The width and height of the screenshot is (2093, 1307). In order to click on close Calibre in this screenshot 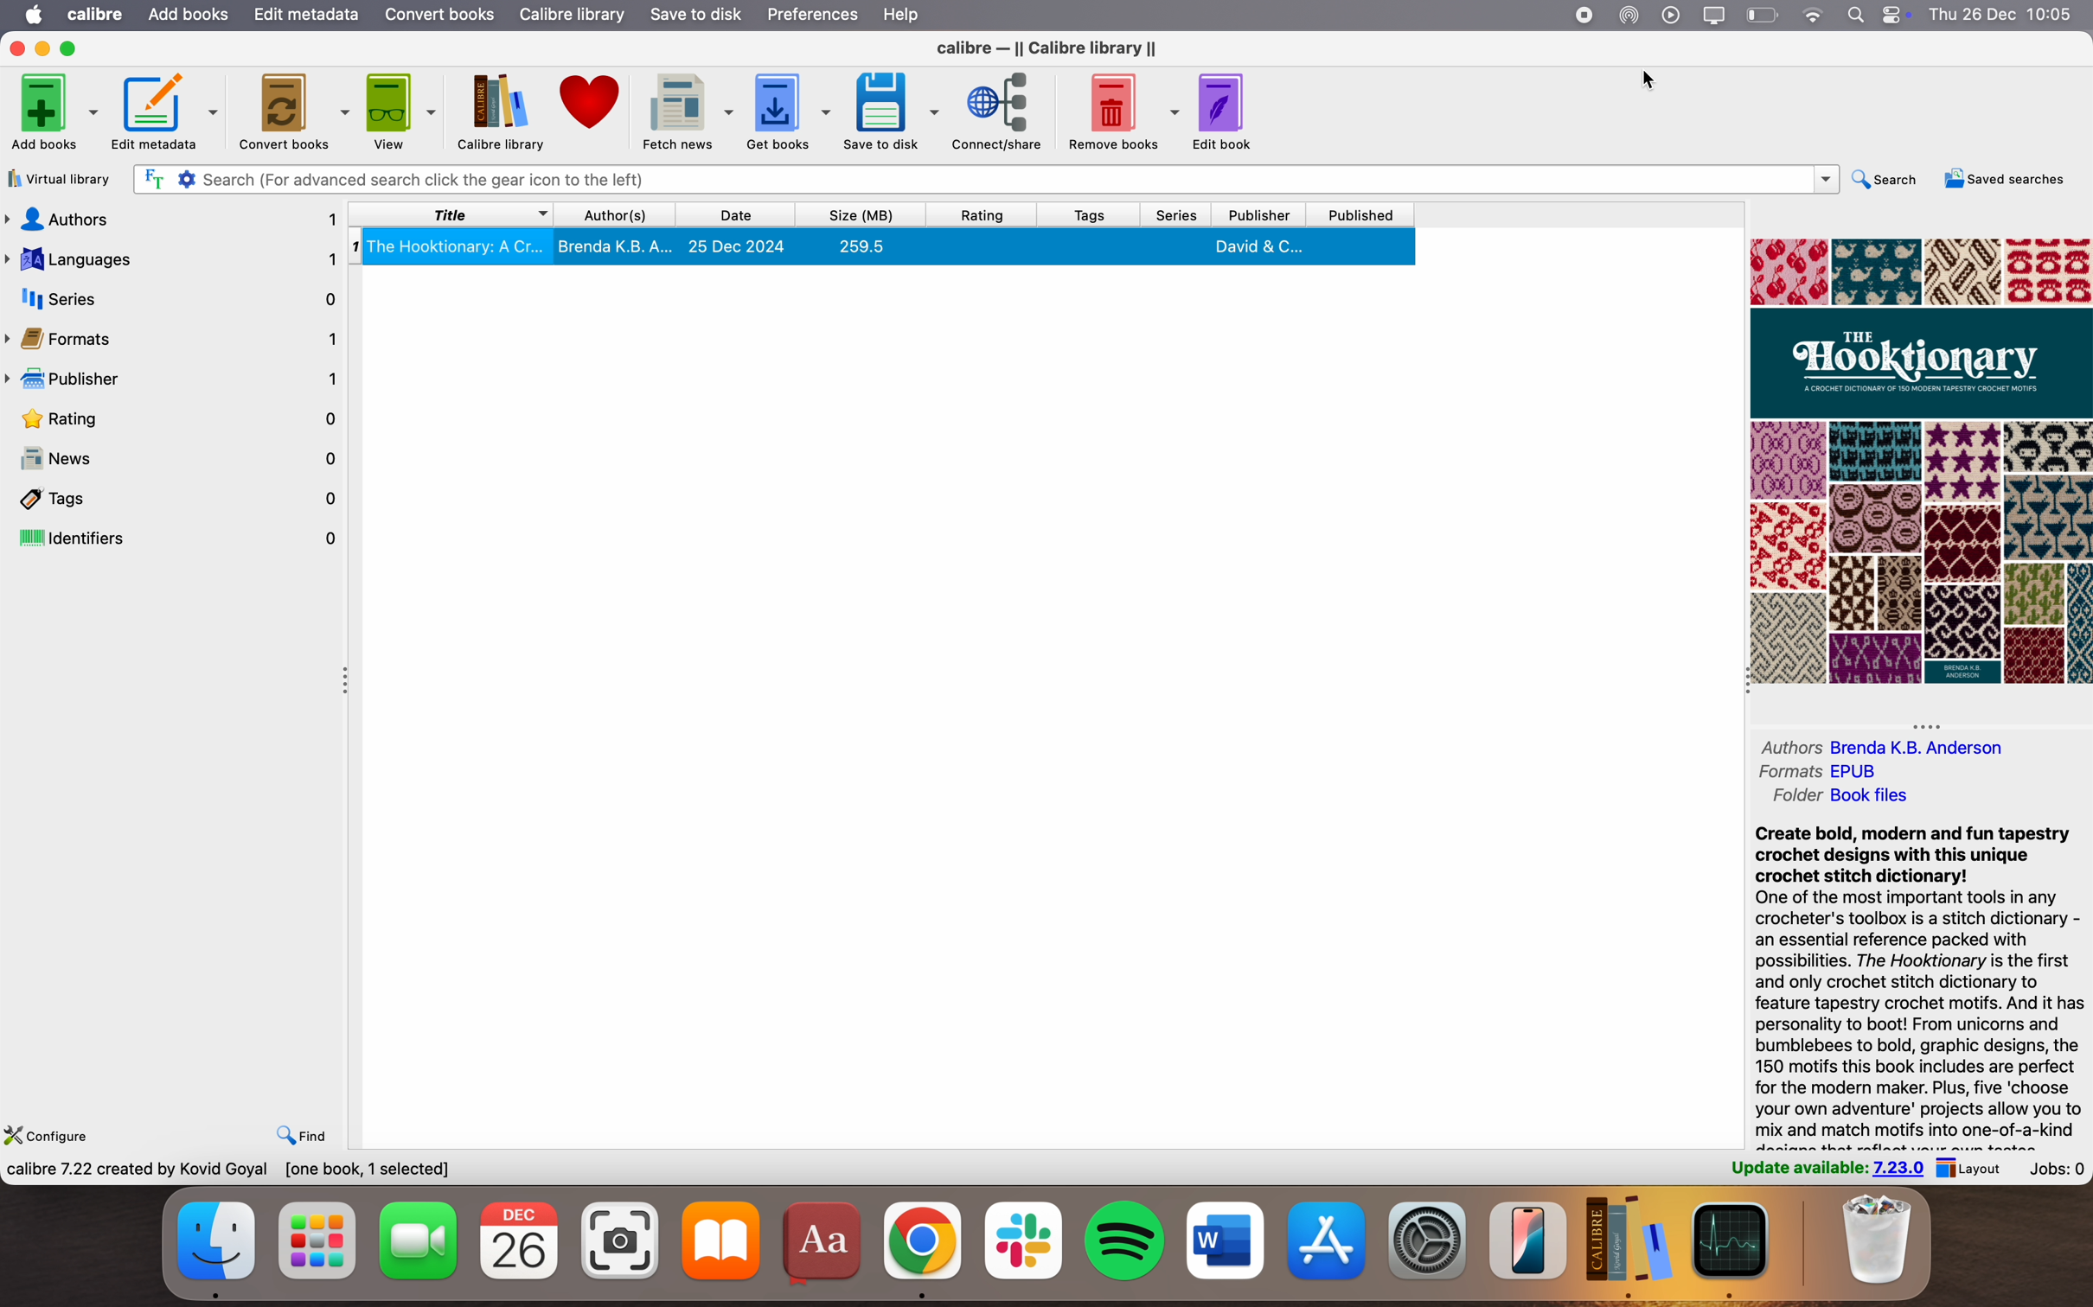, I will do `click(17, 49)`.